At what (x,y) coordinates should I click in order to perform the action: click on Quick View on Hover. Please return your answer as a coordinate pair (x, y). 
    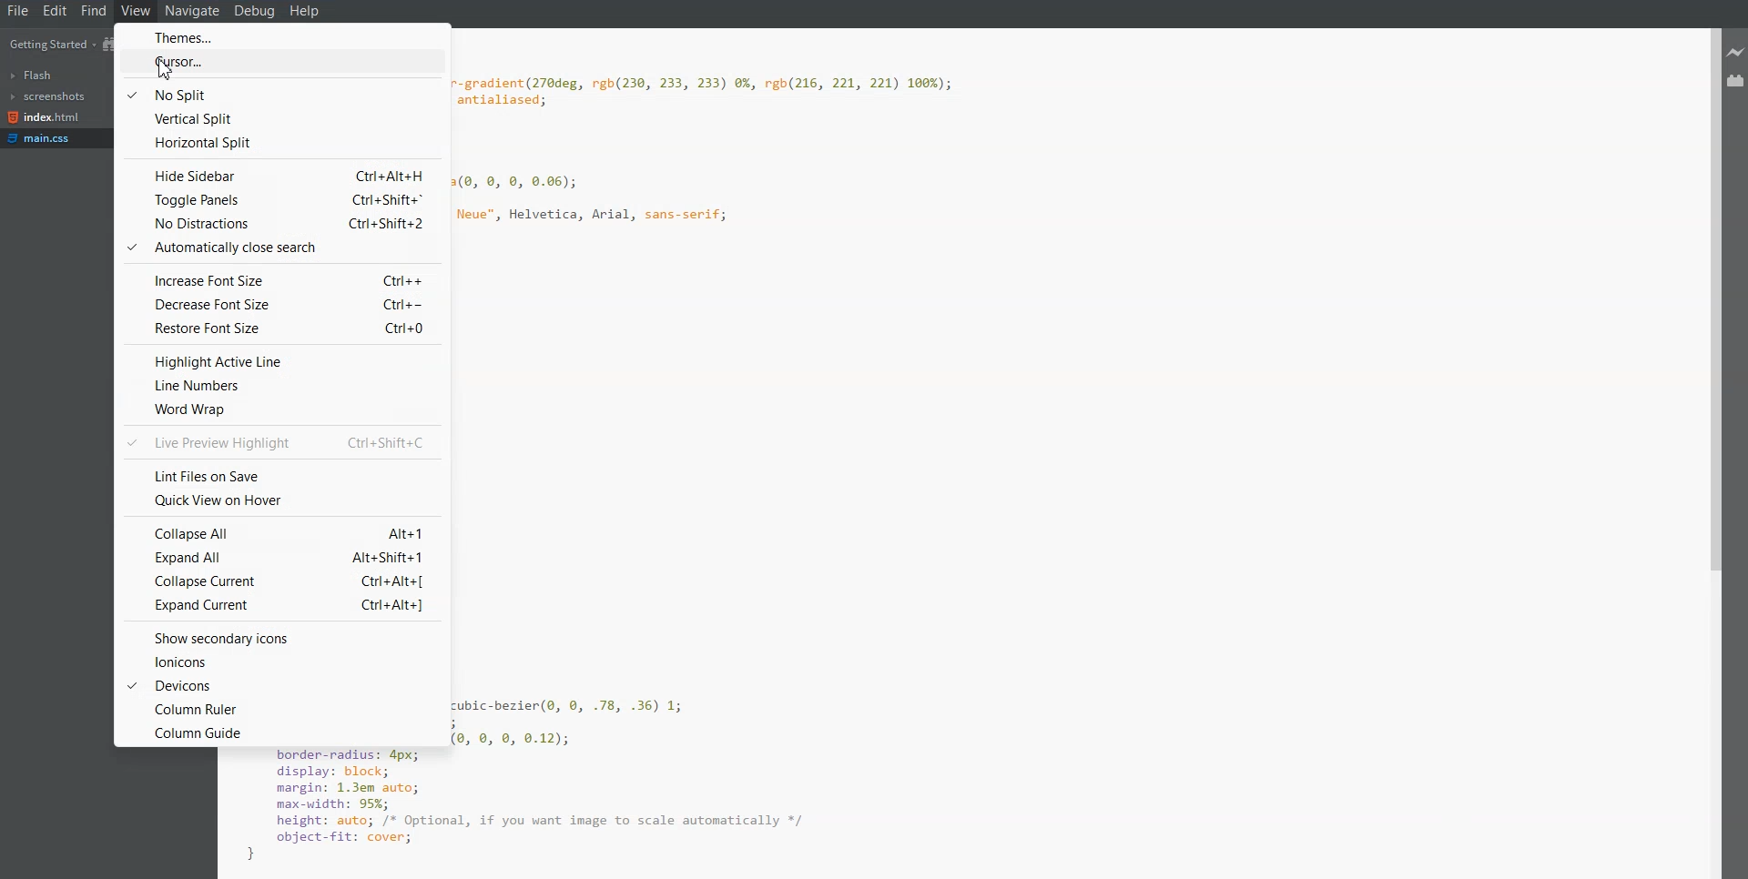
    Looking at the image, I should click on (281, 500).